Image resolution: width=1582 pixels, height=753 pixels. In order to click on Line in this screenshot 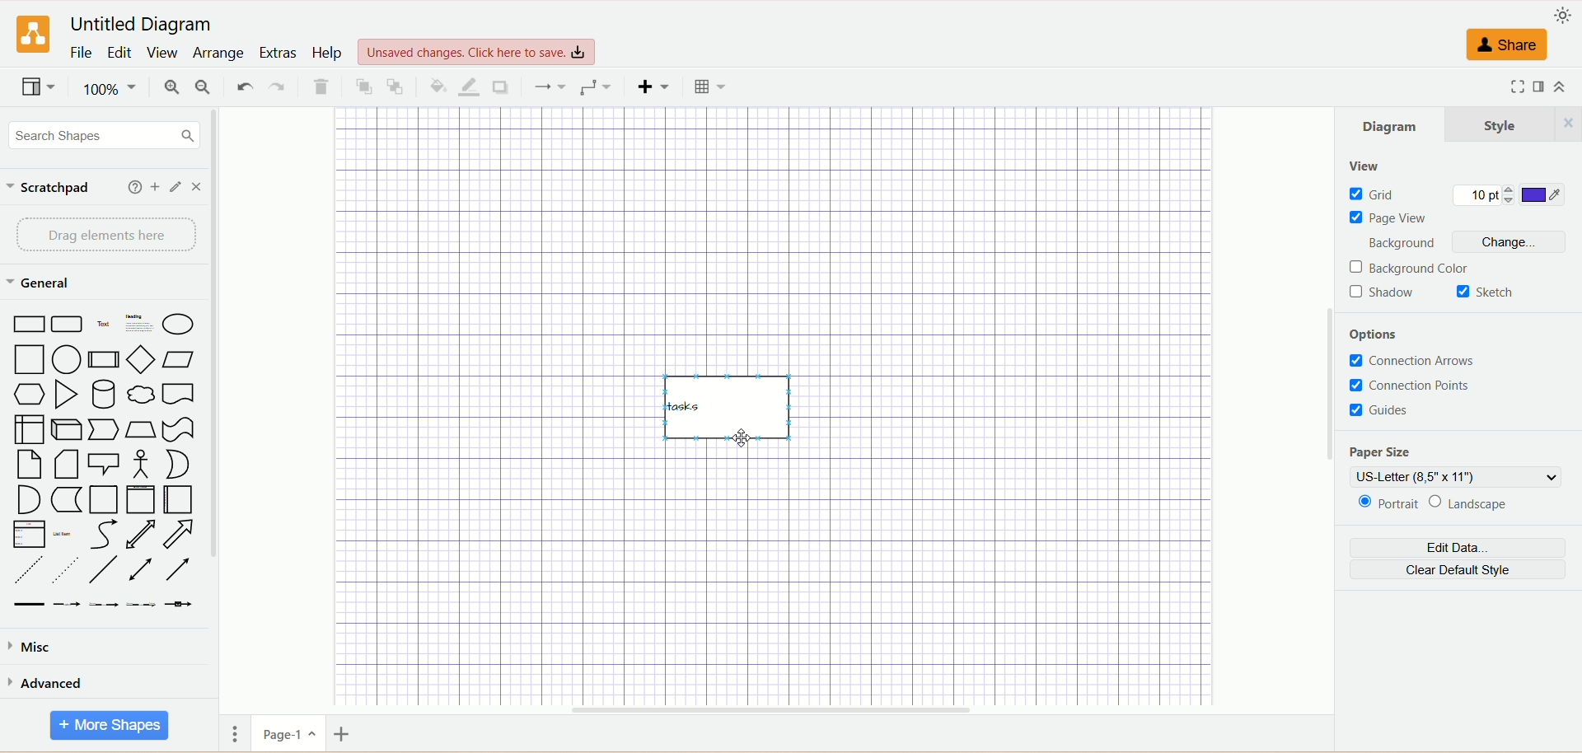, I will do `click(103, 572)`.